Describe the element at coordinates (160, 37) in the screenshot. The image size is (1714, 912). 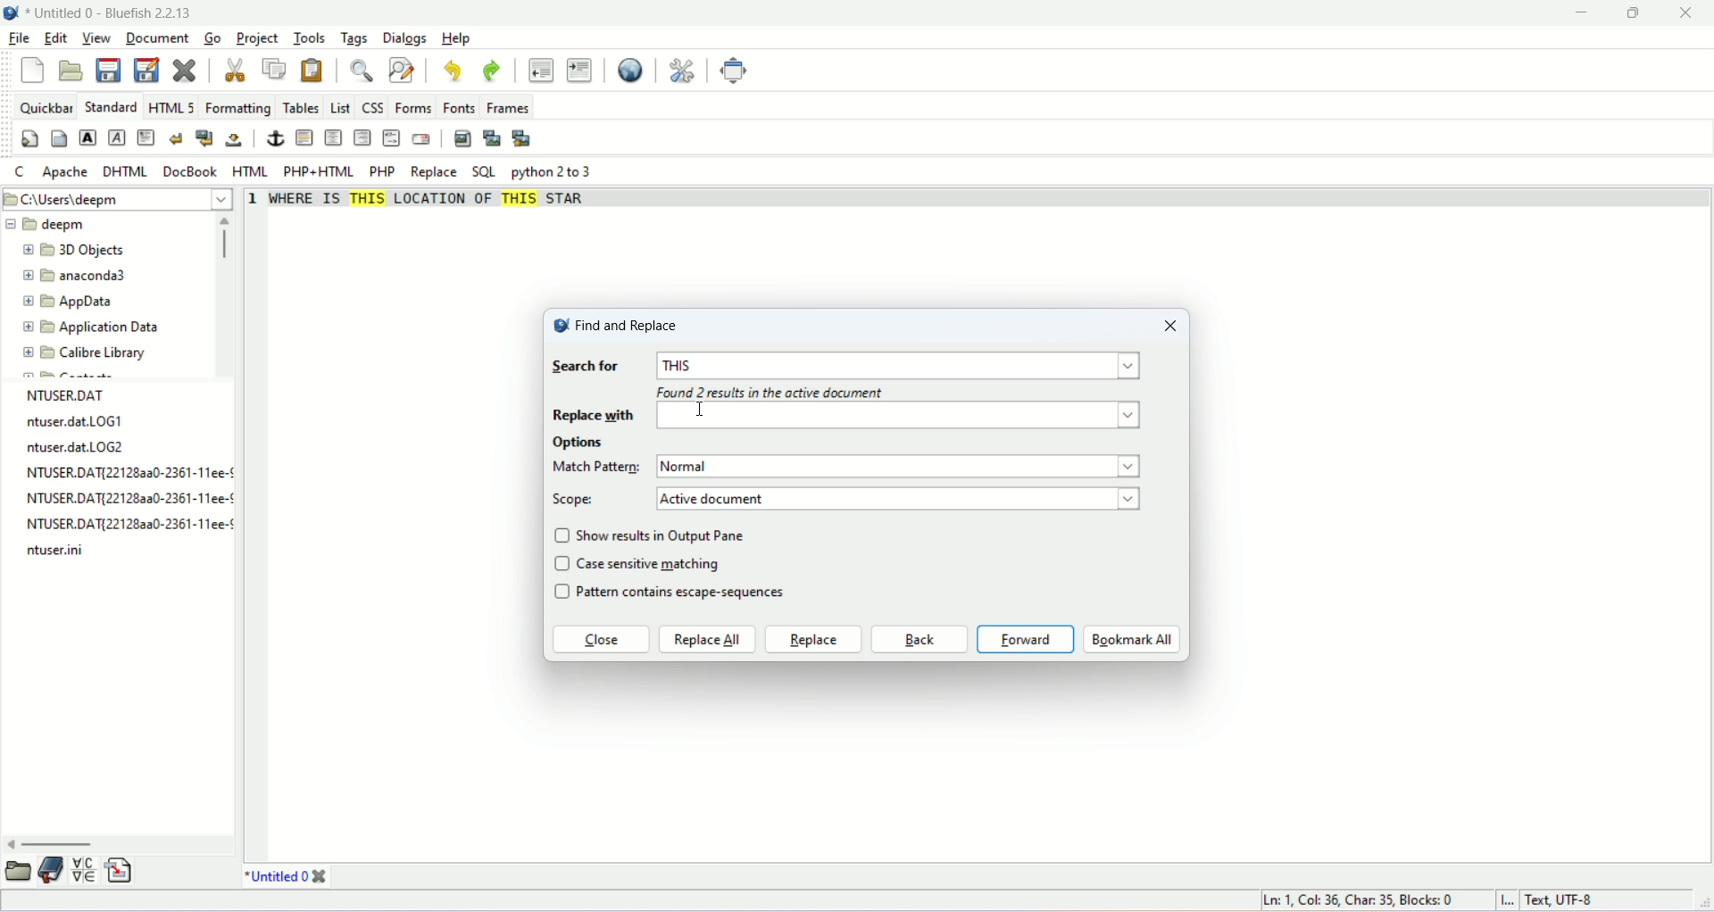
I see `document` at that location.